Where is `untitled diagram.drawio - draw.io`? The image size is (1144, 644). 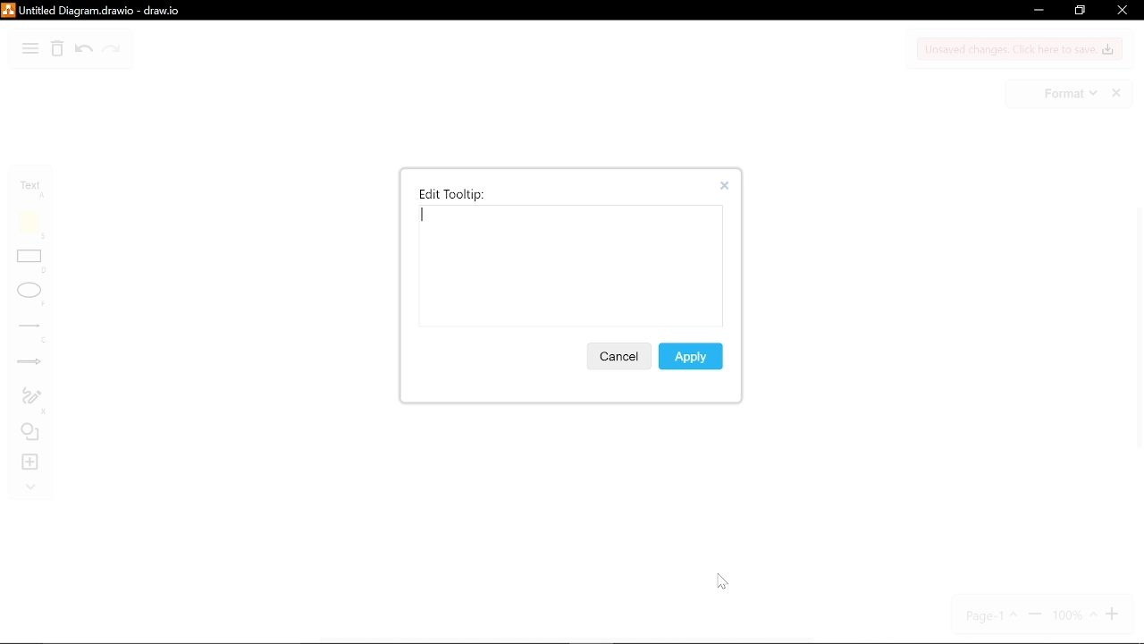 untitled diagram.drawio - draw.io is located at coordinates (105, 10).